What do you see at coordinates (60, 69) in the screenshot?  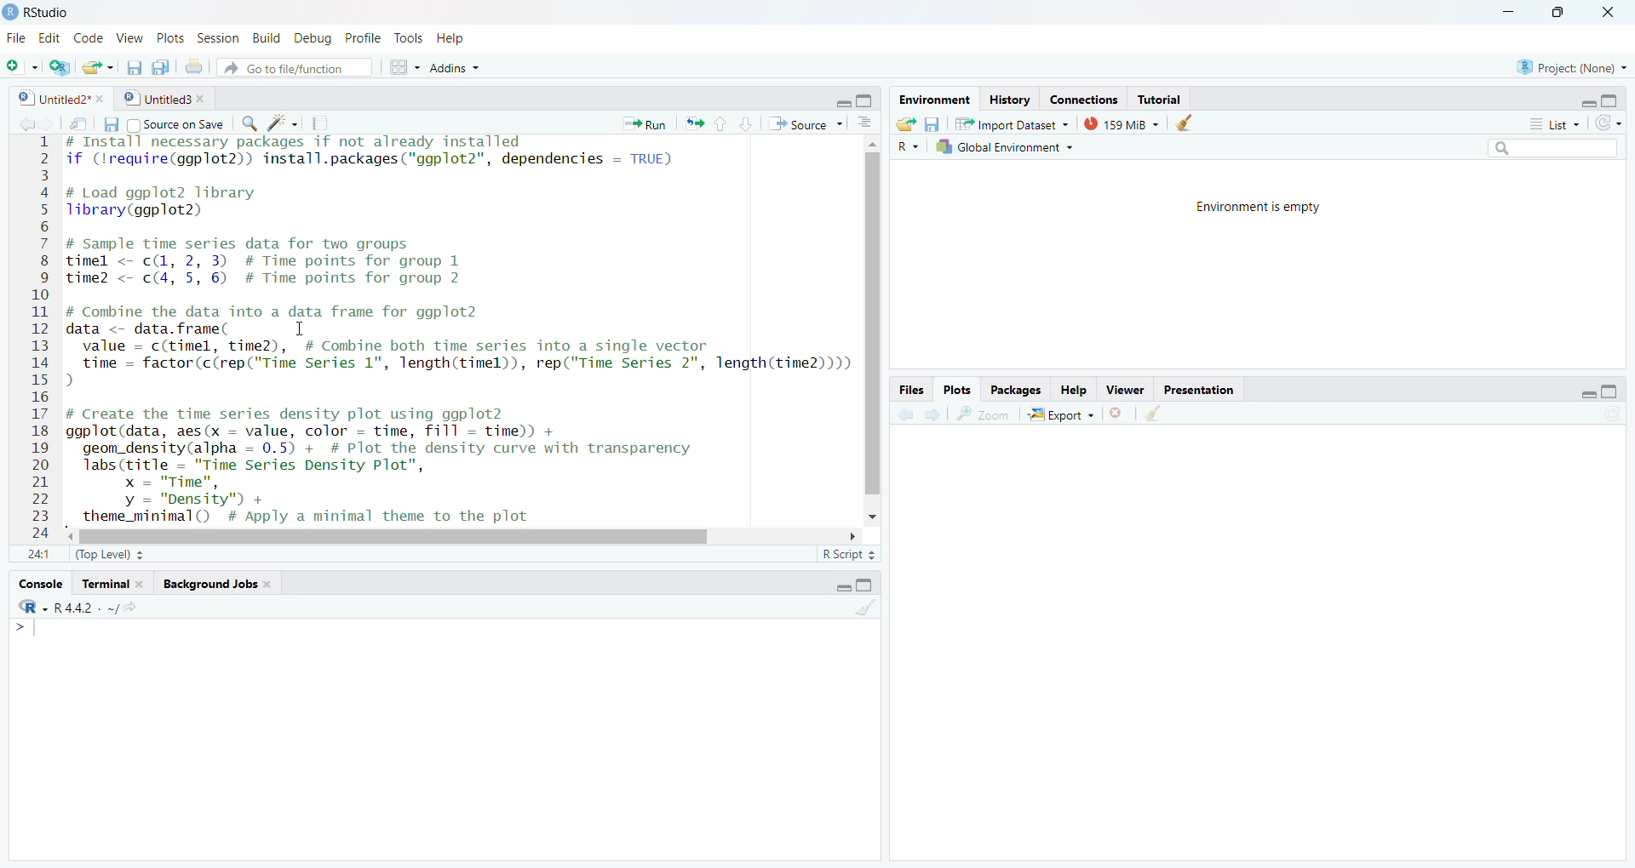 I see `Create a project` at bounding box center [60, 69].